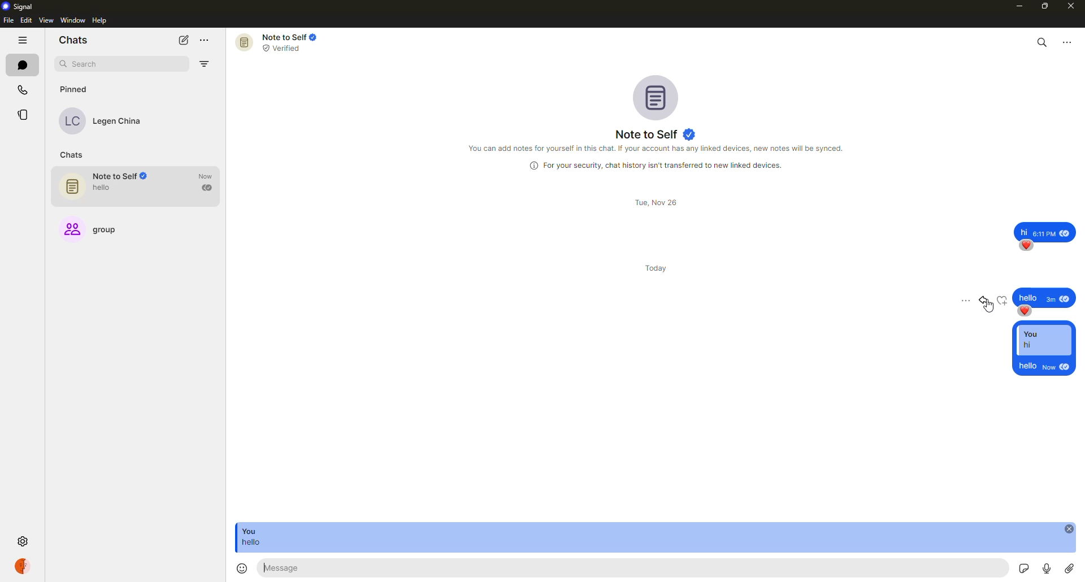  What do you see at coordinates (141, 187) in the screenshot?
I see `note to self` at bounding box center [141, 187].